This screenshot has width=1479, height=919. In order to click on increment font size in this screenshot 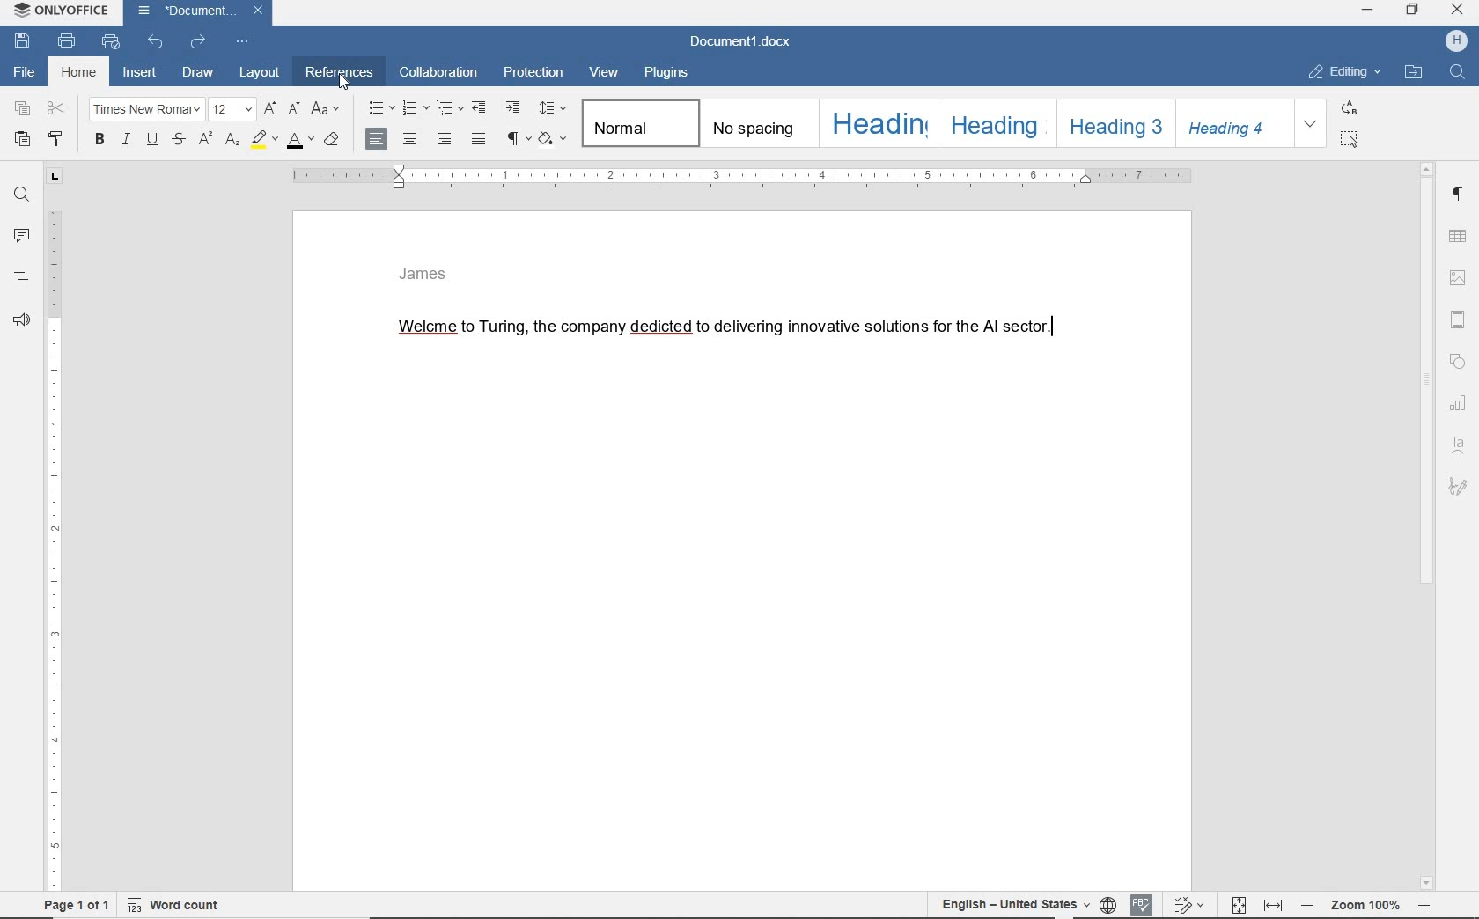, I will do `click(269, 110)`.